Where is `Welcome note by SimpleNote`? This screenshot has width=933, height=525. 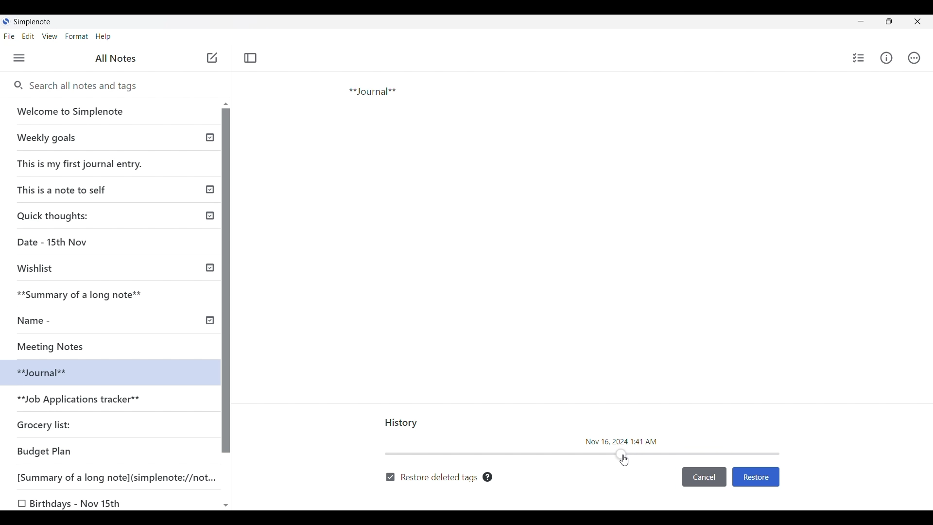
Welcome note by SimpleNote is located at coordinates (111, 111).